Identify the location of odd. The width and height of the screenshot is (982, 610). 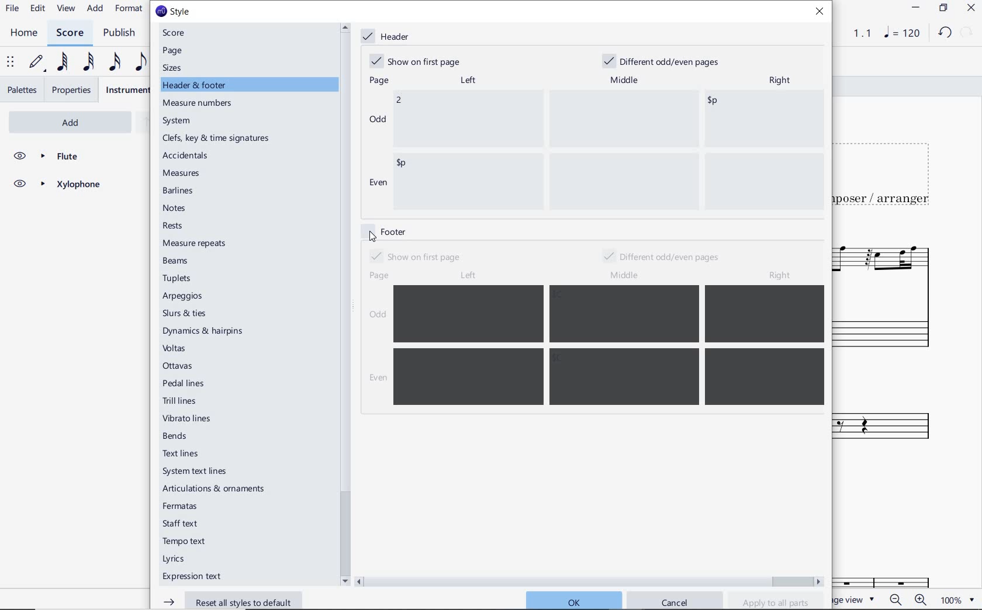
(378, 316).